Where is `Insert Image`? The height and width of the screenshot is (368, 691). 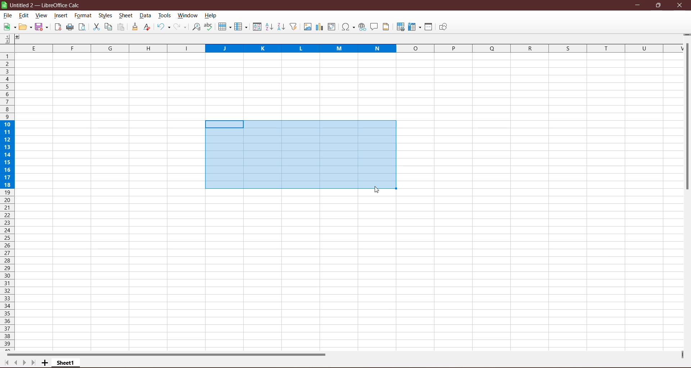
Insert Image is located at coordinates (307, 27).